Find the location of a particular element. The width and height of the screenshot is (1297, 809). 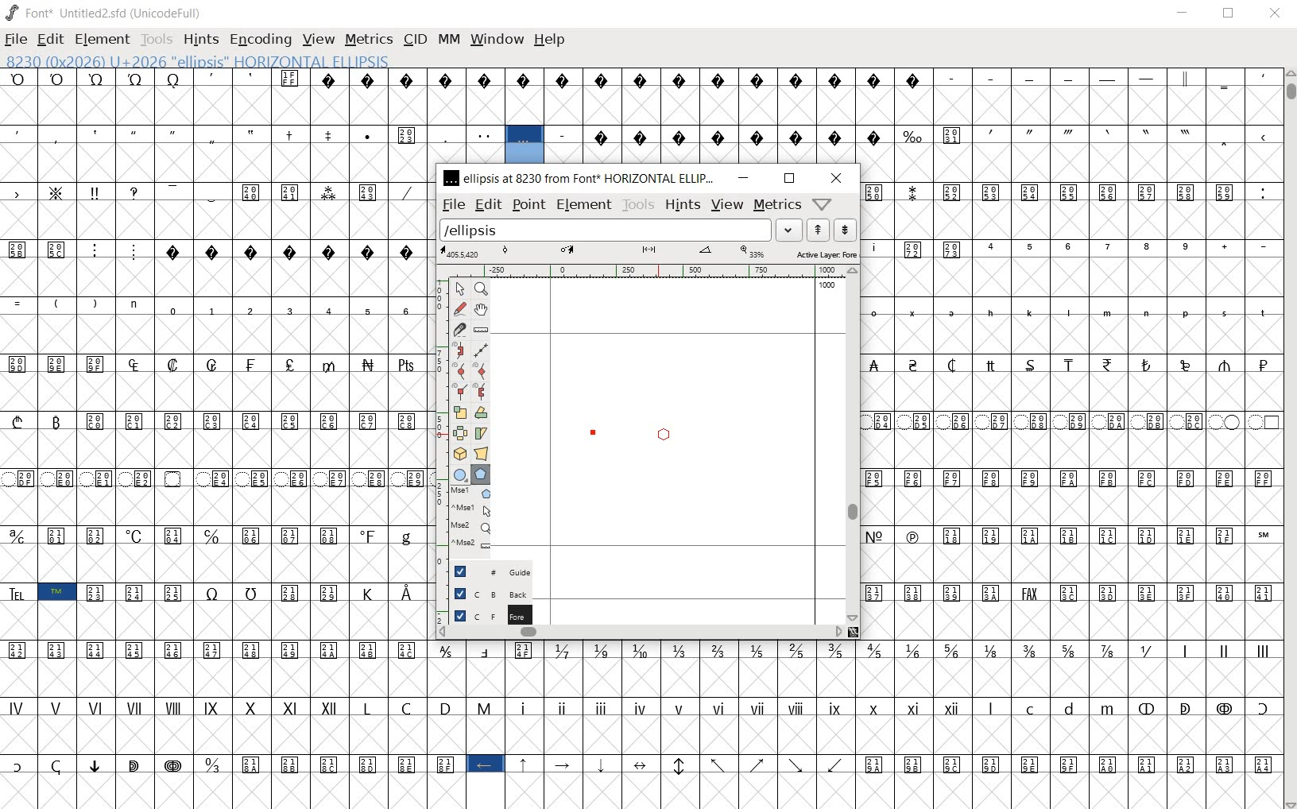

perform a perspective transformation on the selection is located at coordinates (482, 453).